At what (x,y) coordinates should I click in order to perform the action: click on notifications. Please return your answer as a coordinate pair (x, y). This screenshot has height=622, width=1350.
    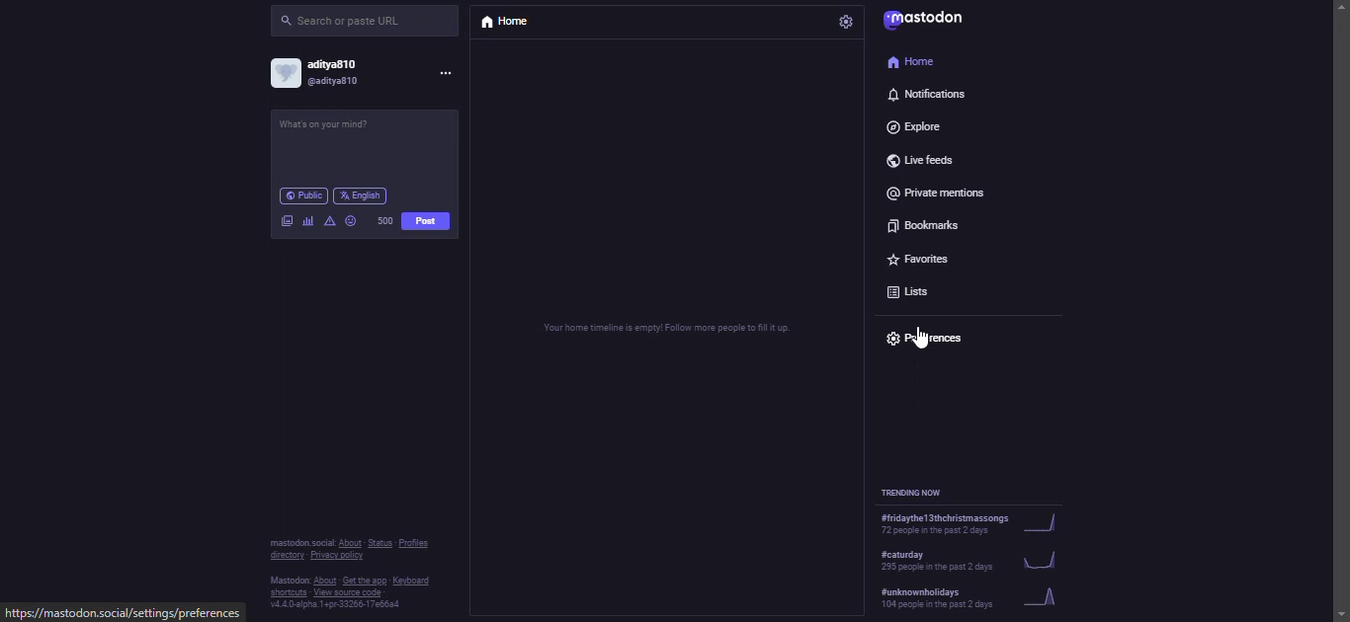
    Looking at the image, I should click on (928, 94).